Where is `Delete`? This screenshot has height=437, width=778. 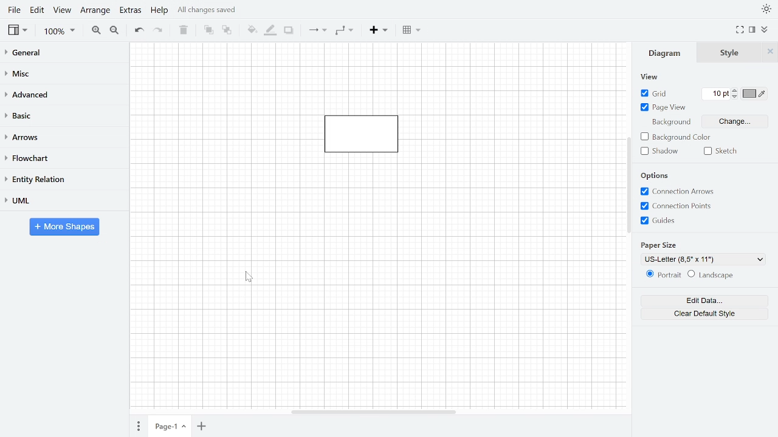 Delete is located at coordinates (184, 30).